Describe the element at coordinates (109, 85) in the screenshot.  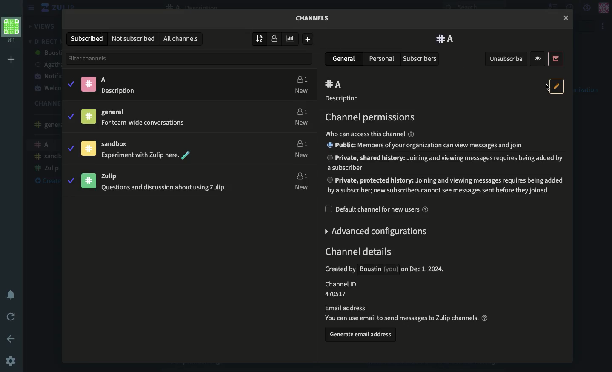
I see `A` at that location.